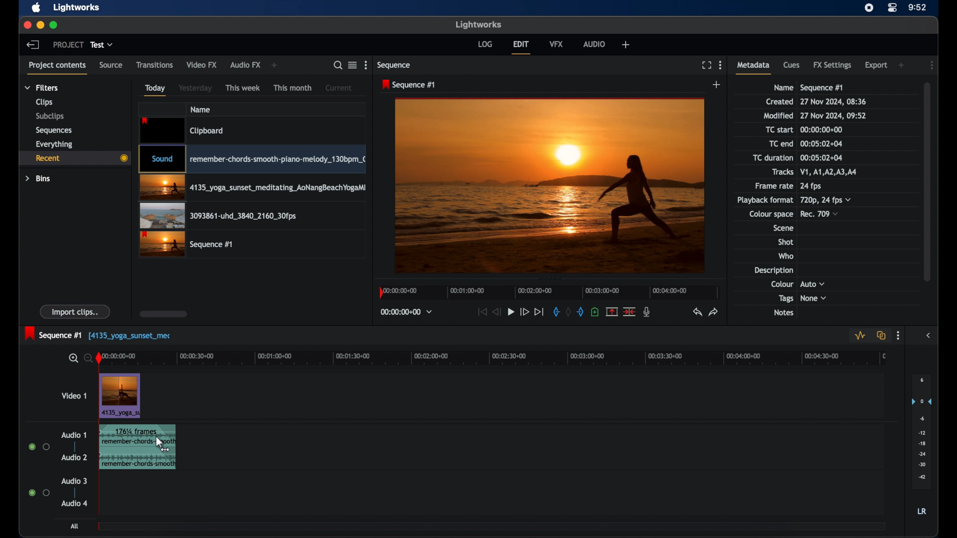 The height and width of the screenshot is (538, 957). What do you see at coordinates (822, 88) in the screenshot?
I see `sequence 1` at bounding box center [822, 88].